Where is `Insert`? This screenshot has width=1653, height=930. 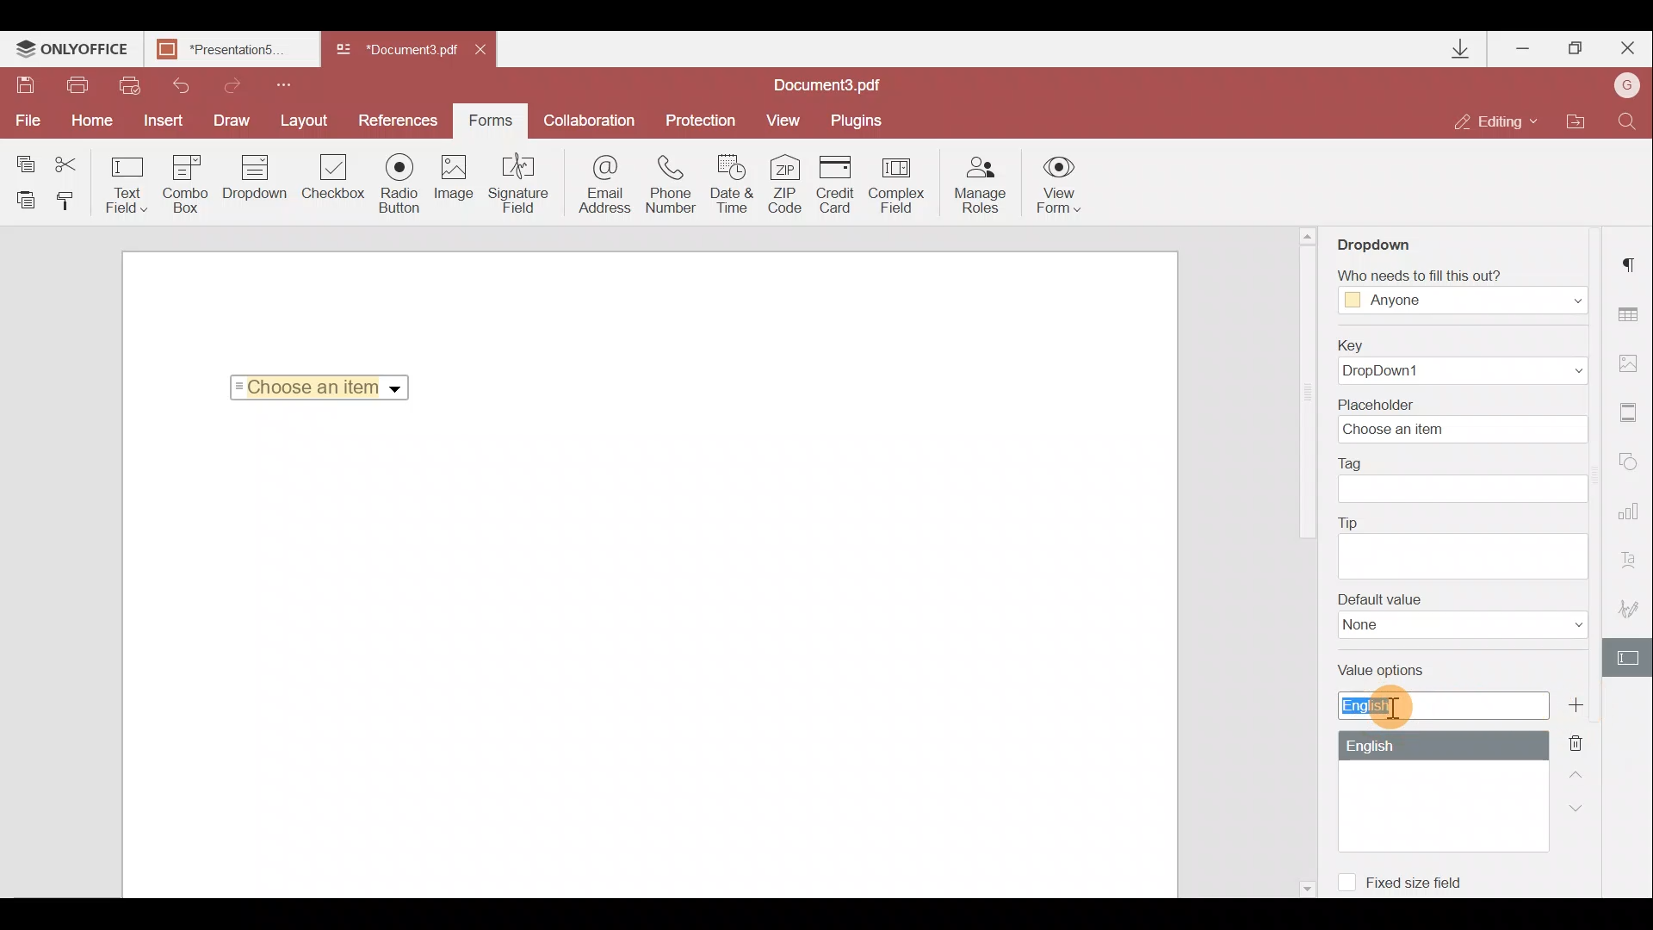 Insert is located at coordinates (159, 117).